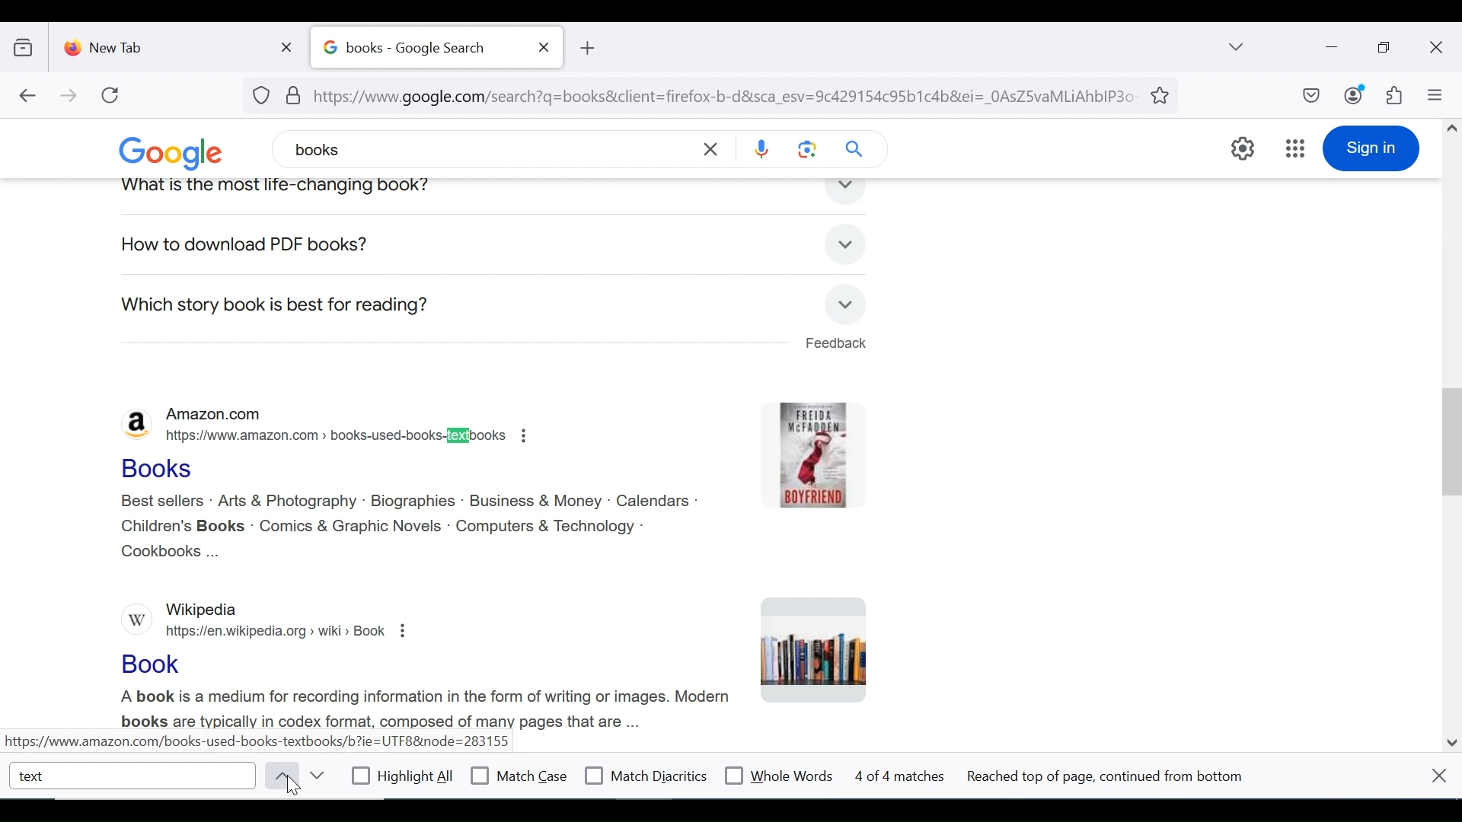 The height and width of the screenshot is (822, 1462). Describe the element at coordinates (182, 152) in the screenshot. I see `google logo` at that location.